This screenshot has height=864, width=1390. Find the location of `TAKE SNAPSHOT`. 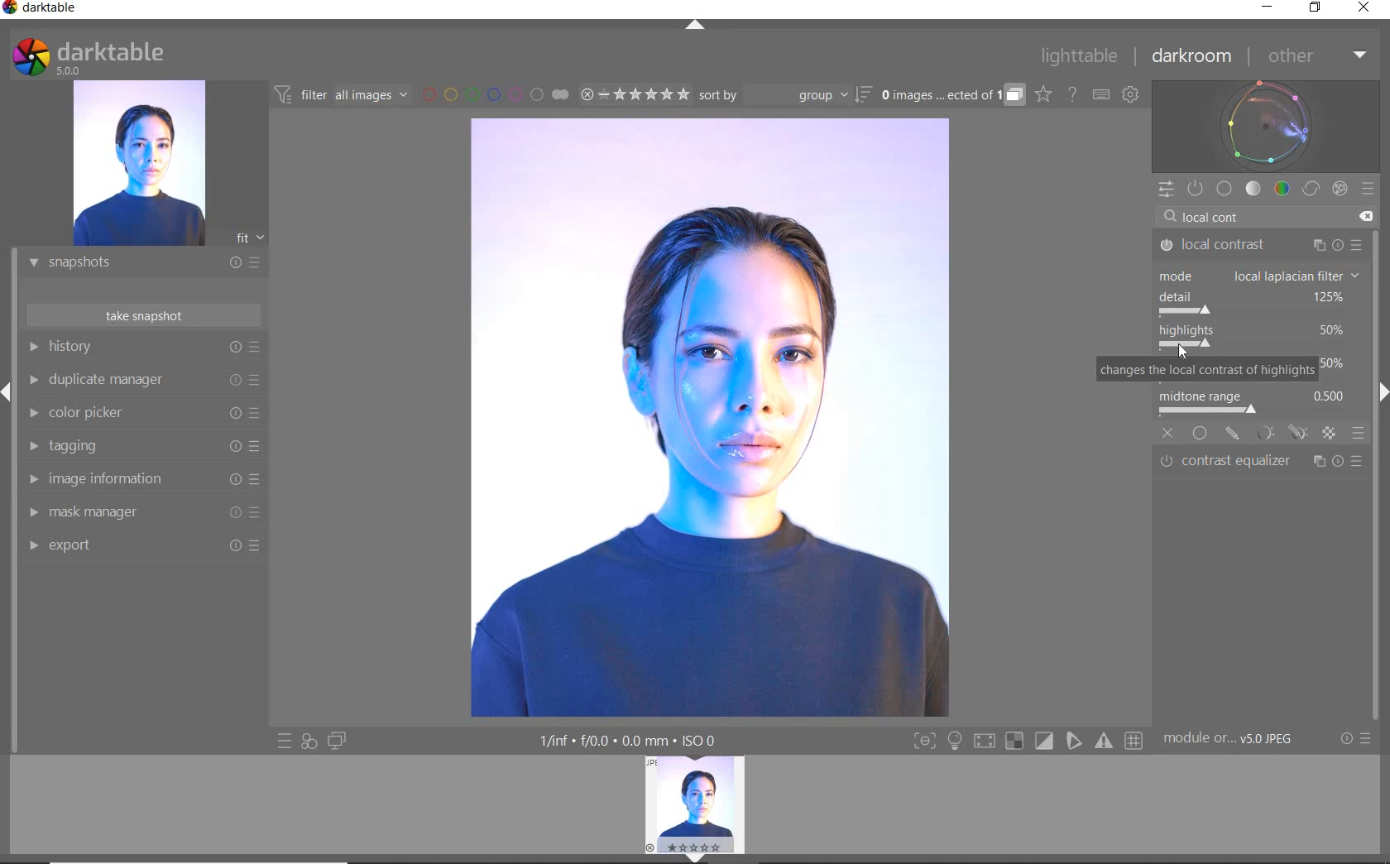

TAKE SNAPSHOT is located at coordinates (142, 314).